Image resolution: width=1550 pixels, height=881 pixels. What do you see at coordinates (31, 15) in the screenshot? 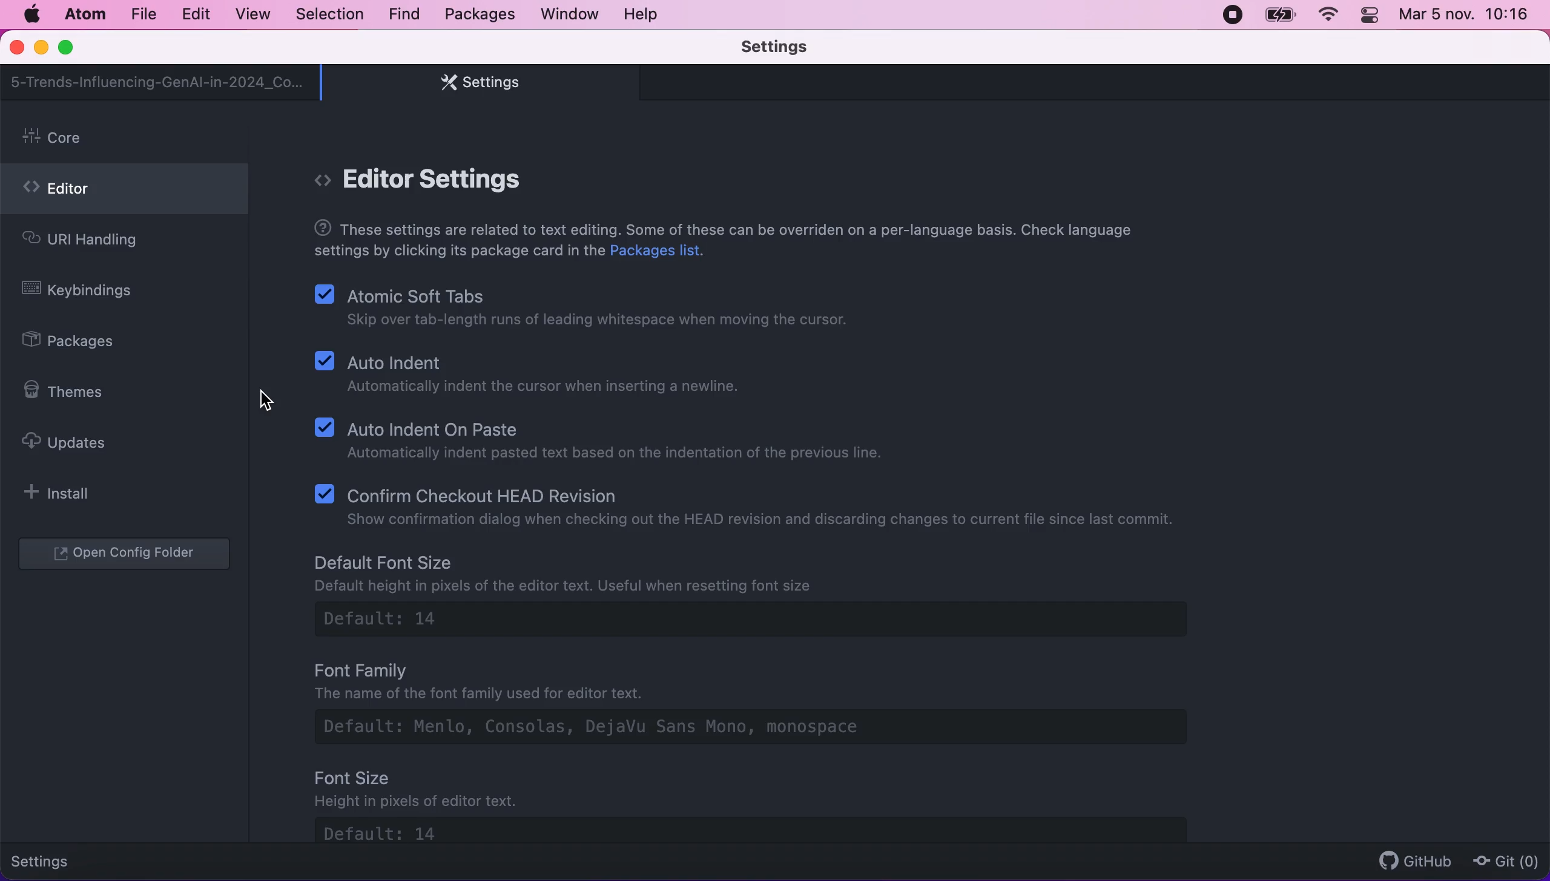
I see `mac logo` at bounding box center [31, 15].